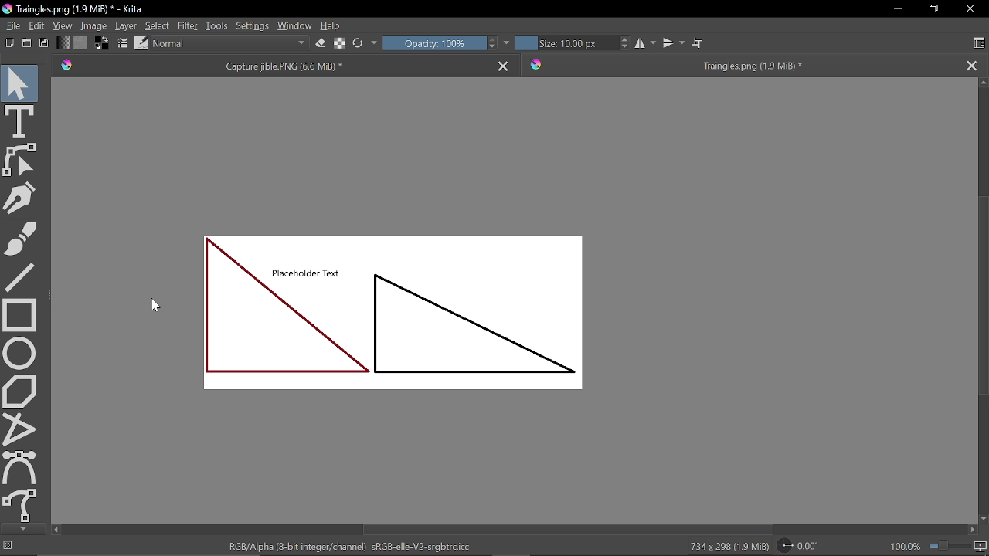  What do you see at coordinates (90, 9) in the screenshot?
I see `Triangles.png (960.0 KiB)` at bounding box center [90, 9].